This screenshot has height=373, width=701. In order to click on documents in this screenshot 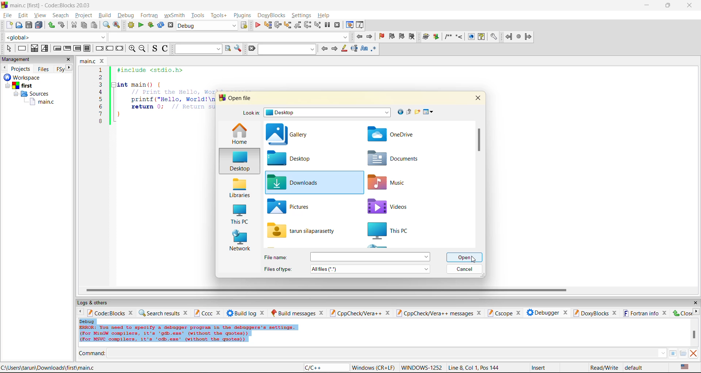, I will do `click(395, 159)`.